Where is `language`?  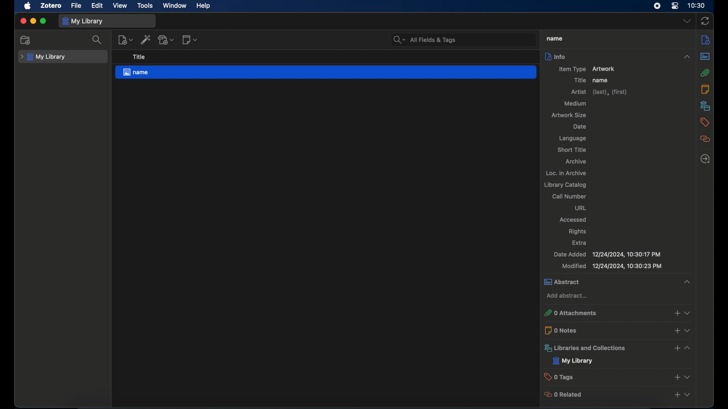
language is located at coordinates (573, 139).